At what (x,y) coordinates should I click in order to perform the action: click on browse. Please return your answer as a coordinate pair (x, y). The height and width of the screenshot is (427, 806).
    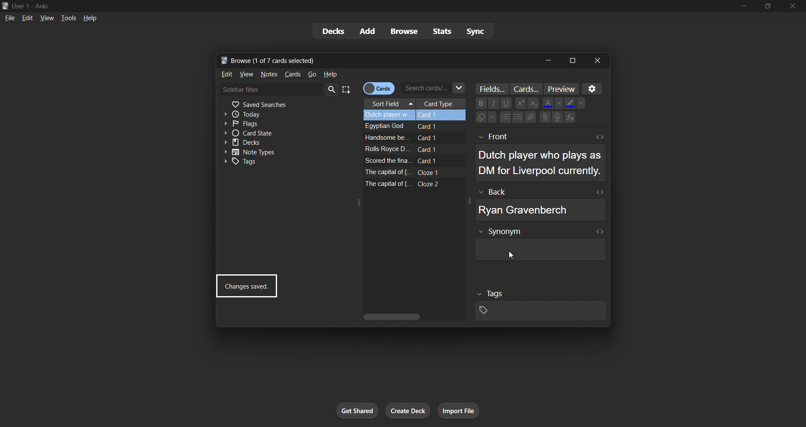
    Looking at the image, I should click on (403, 32).